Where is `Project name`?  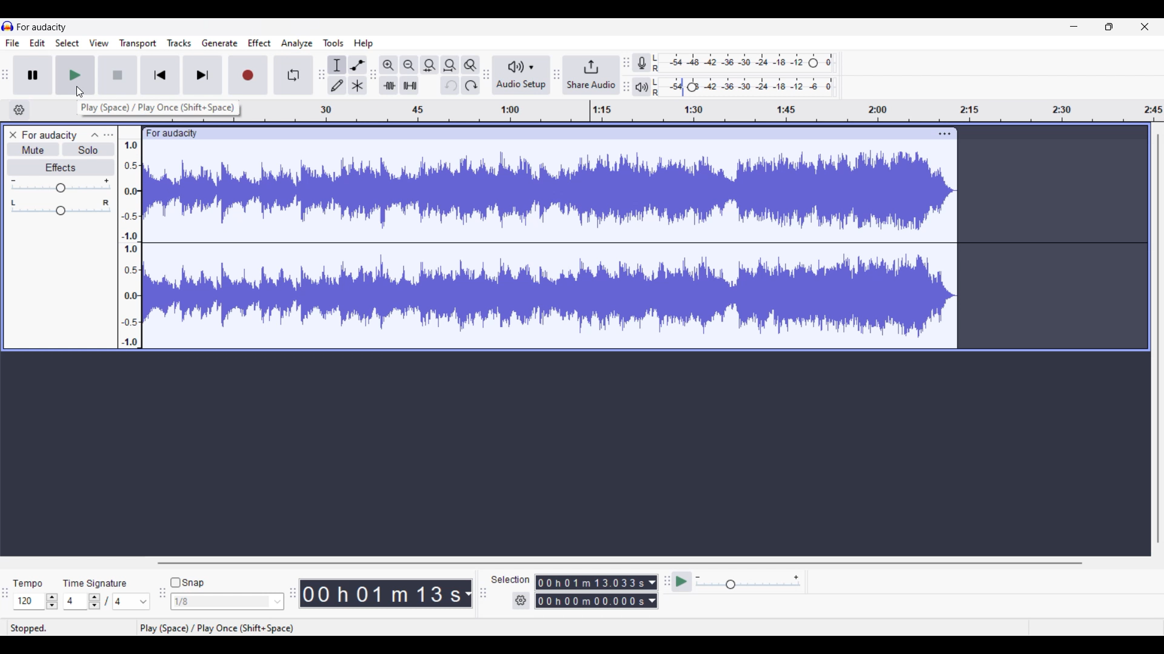
Project name is located at coordinates (42, 27).